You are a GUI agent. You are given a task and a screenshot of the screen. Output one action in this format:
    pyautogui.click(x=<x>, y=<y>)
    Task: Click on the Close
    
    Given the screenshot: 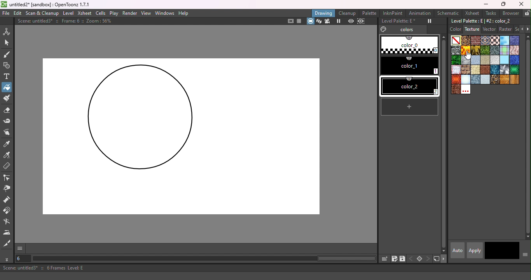 What is the action you would take?
    pyautogui.click(x=522, y=5)
    